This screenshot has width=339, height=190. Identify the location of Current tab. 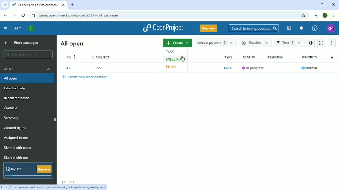
(38, 5).